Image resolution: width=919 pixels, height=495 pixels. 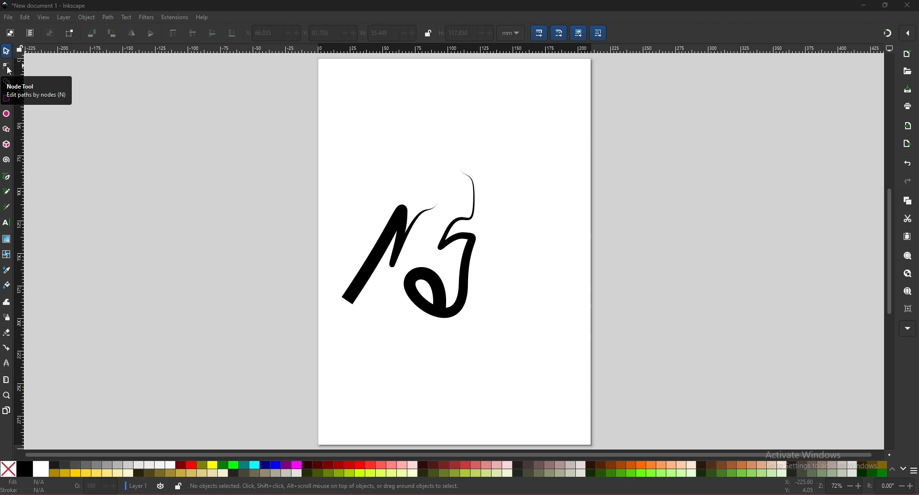 What do you see at coordinates (578, 34) in the screenshot?
I see `move gradient` at bounding box center [578, 34].